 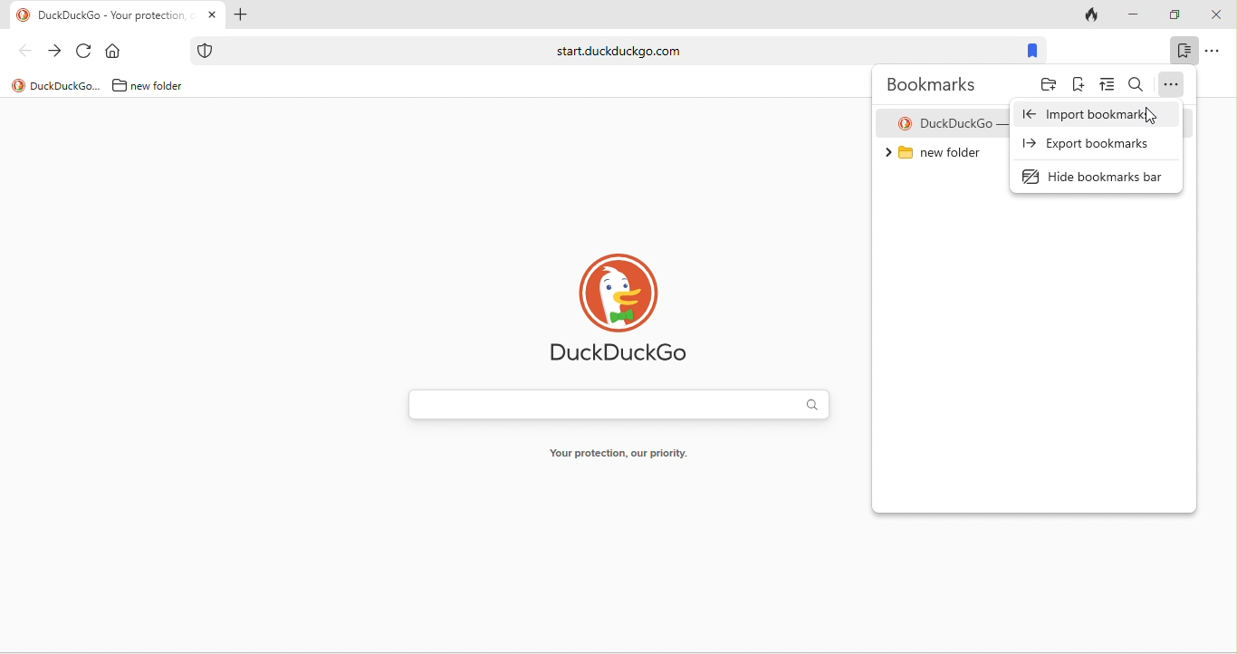 What do you see at coordinates (1215, 15) in the screenshot?
I see `close` at bounding box center [1215, 15].